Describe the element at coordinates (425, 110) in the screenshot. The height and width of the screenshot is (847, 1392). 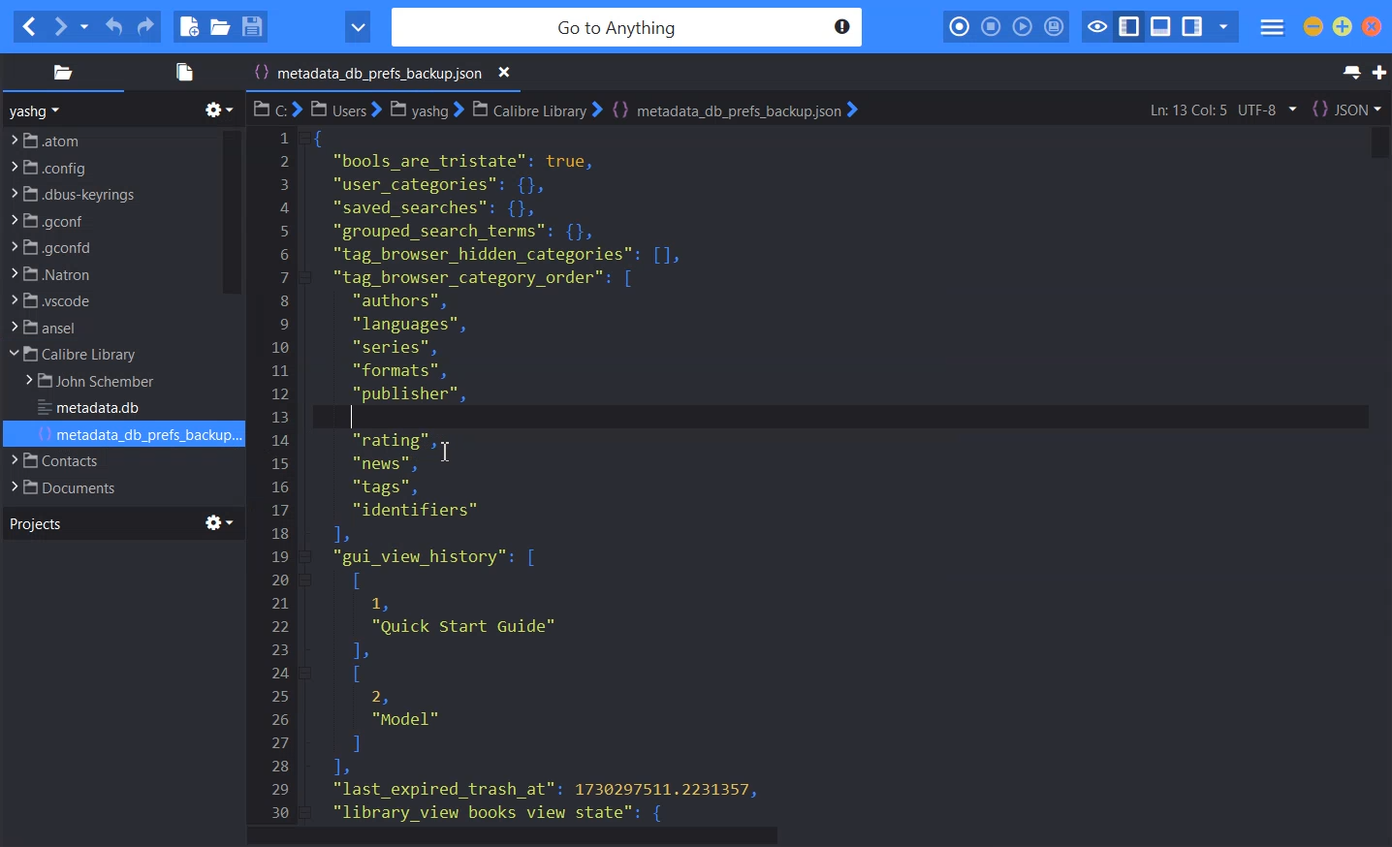
I see `yashg File` at that location.